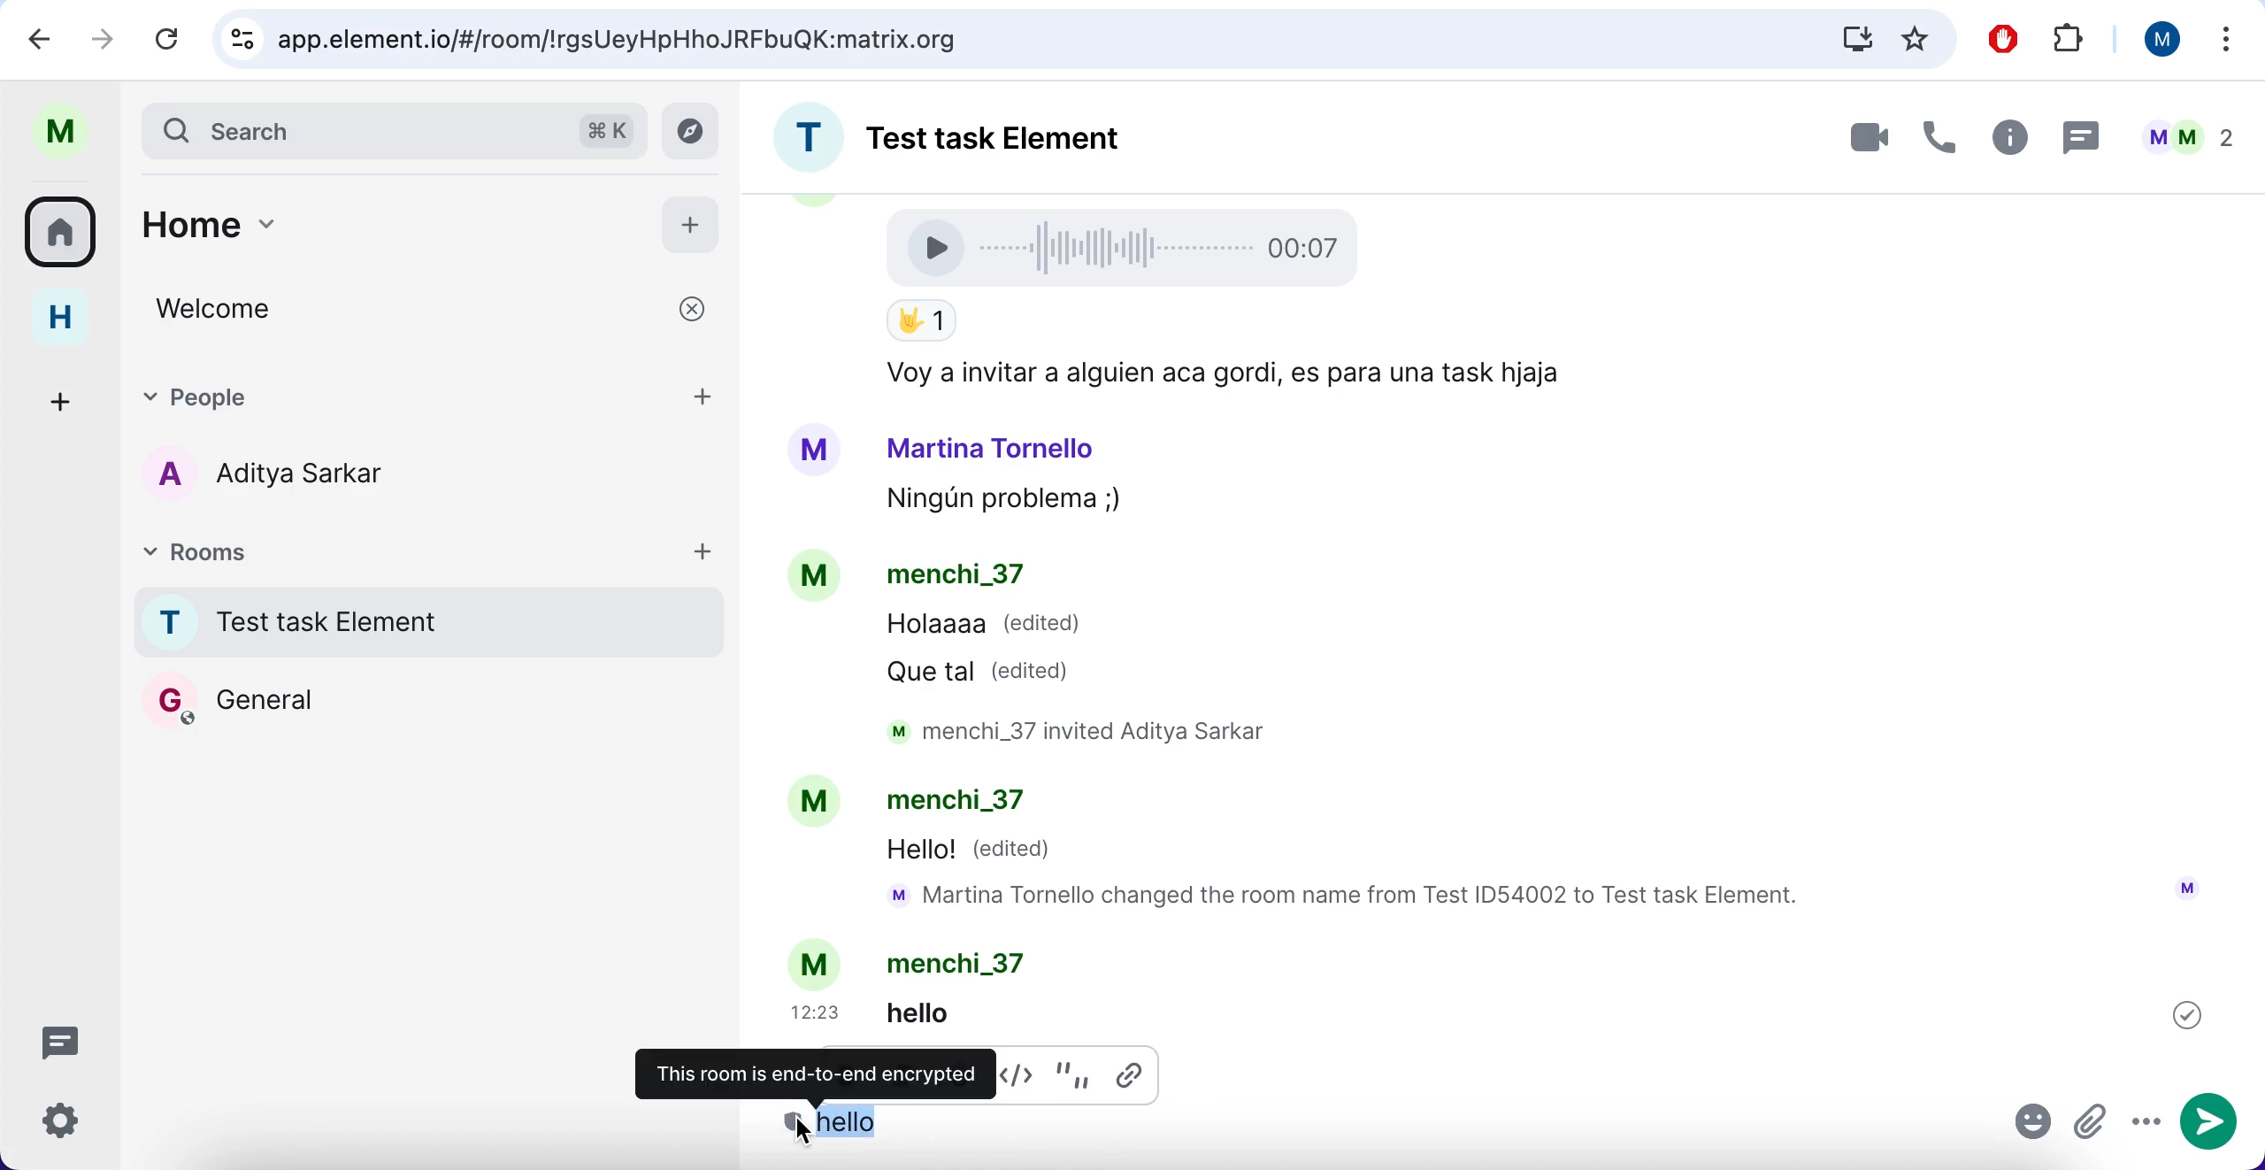  What do you see at coordinates (956, 577) in the screenshot?
I see `menchi_37` at bounding box center [956, 577].